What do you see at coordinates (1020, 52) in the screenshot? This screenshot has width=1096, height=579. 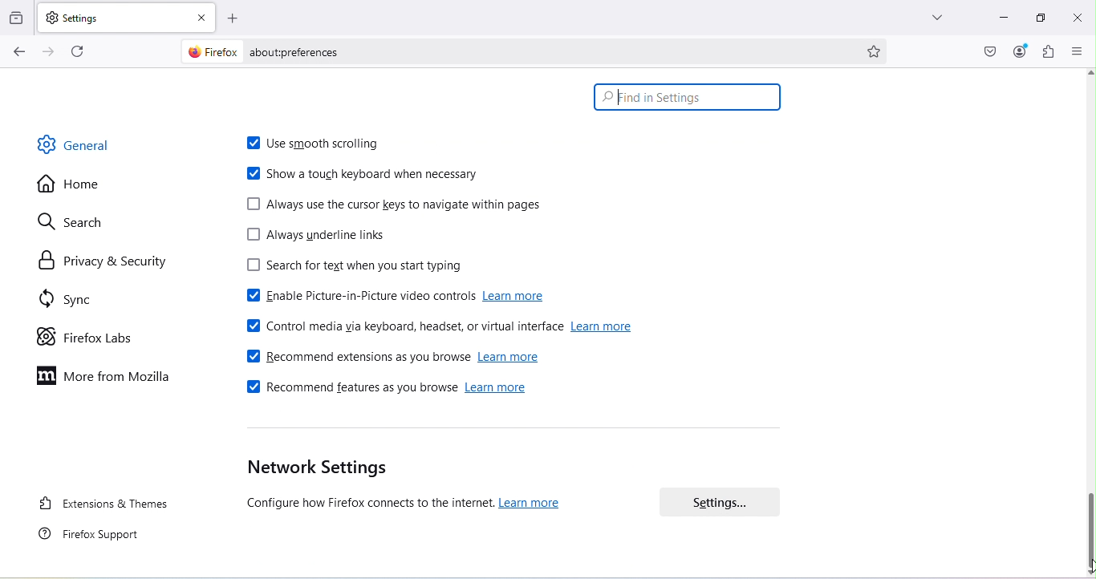 I see `Account` at bounding box center [1020, 52].